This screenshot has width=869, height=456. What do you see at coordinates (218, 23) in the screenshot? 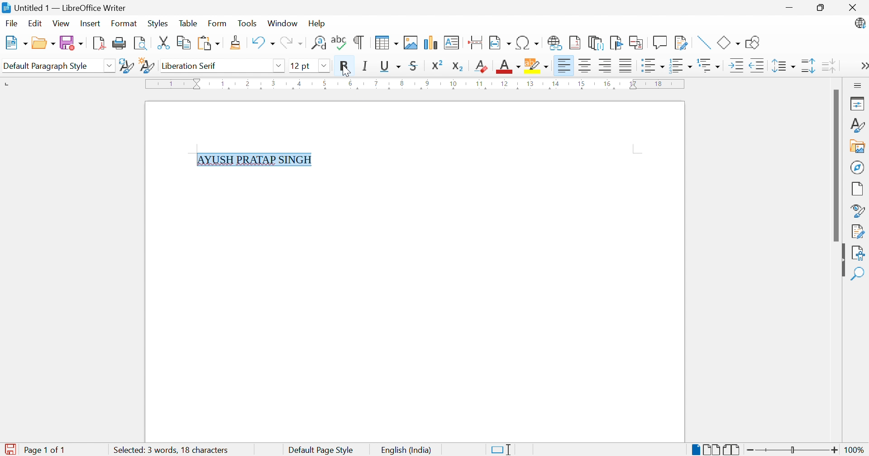
I see `Form` at bounding box center [218, 23].